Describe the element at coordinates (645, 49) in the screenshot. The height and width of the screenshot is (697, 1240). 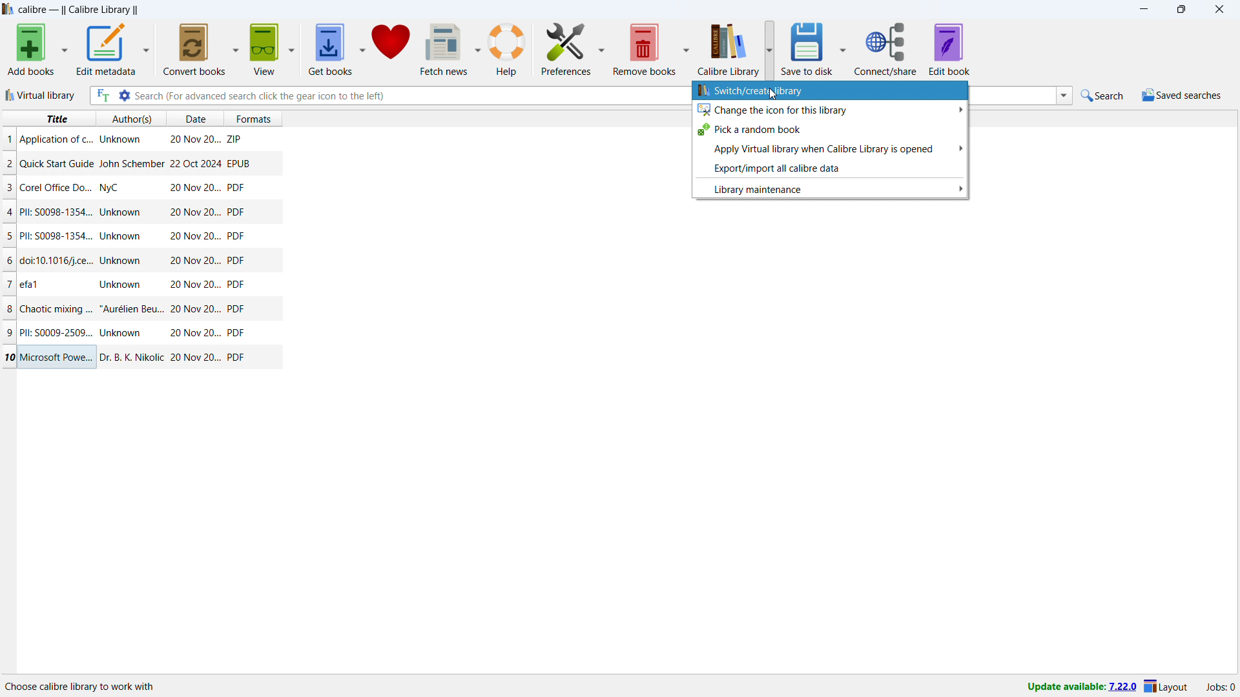
I see `remove books` at that location.